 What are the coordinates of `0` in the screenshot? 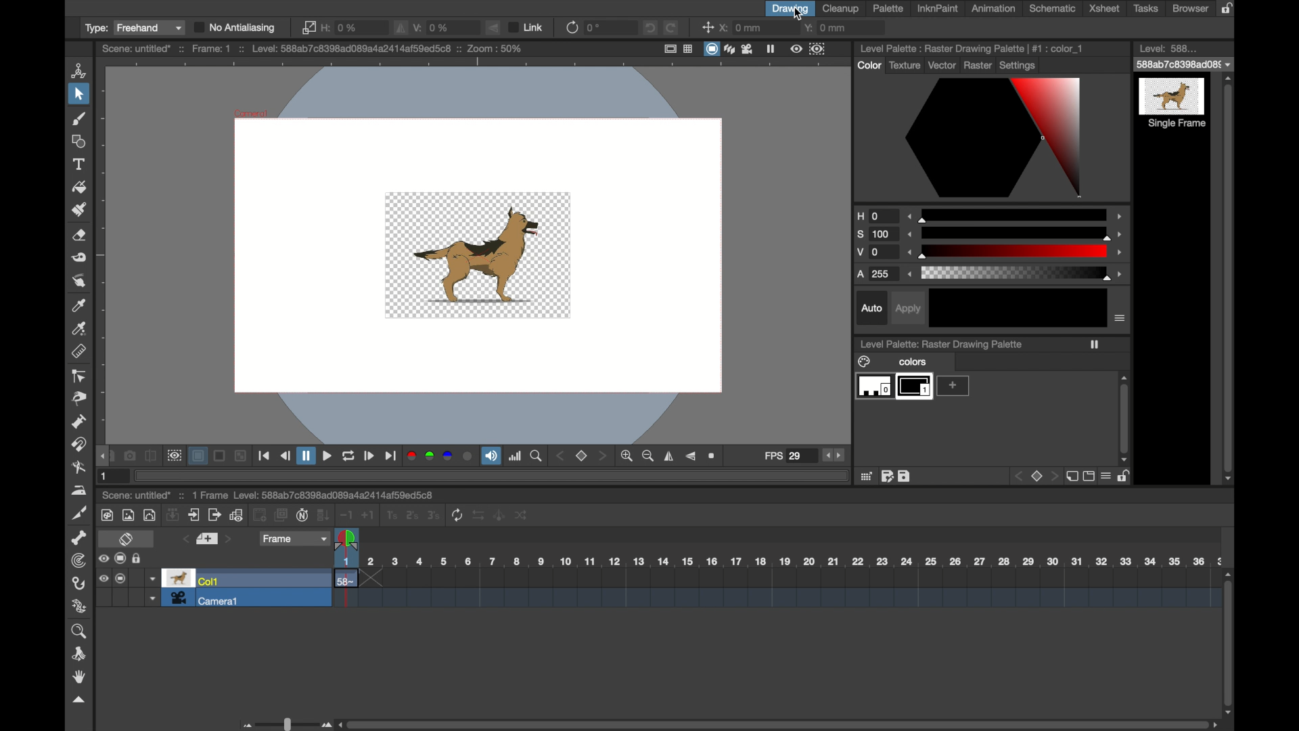 It's located at (593, 28).